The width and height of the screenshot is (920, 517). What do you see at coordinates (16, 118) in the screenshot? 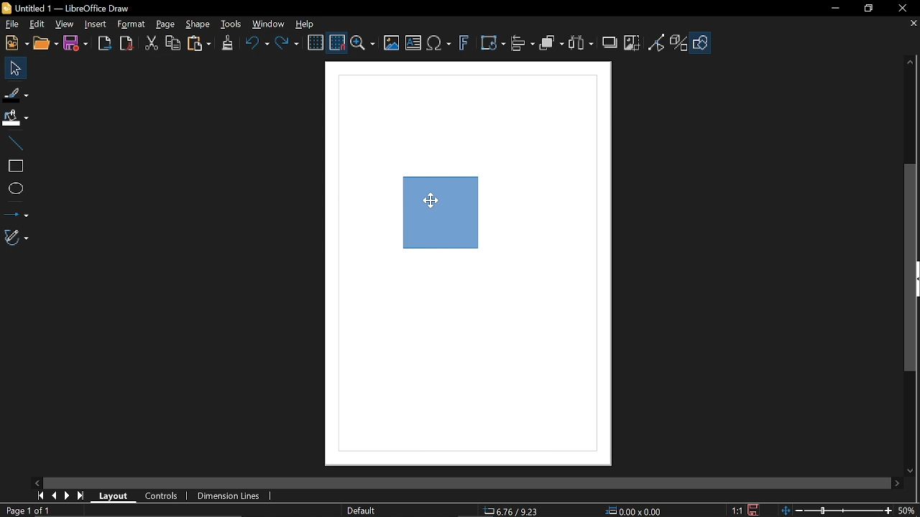
I see `Fill color` at bounding box center [16, 118].